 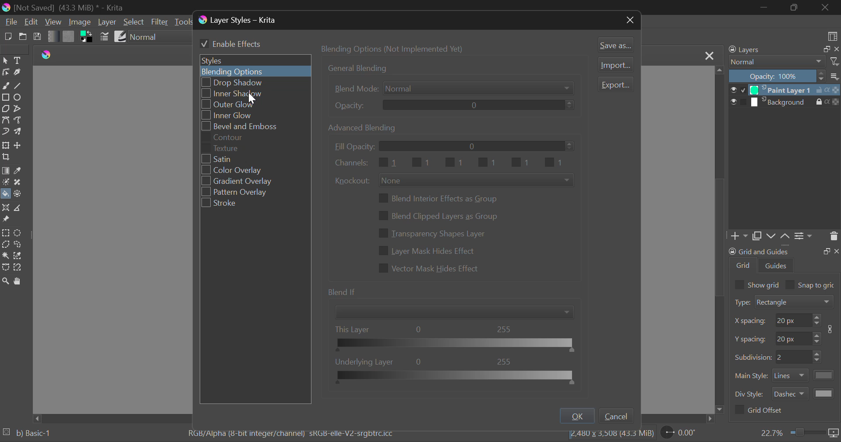 I want to click on Measurements, so click(x=19, y=207).